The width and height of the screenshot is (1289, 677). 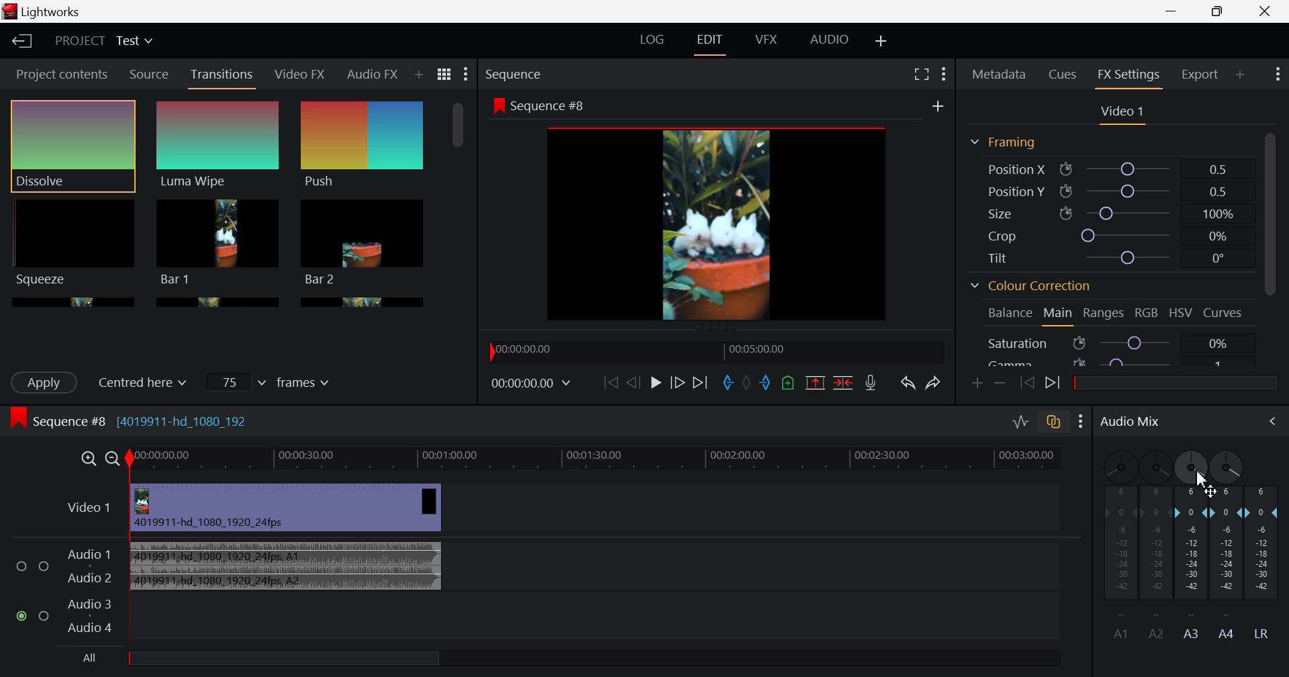 What do you see at coordinates (815, 381) in the screenshot?
I see `Remove marked section` at bounding box center [815, 381].